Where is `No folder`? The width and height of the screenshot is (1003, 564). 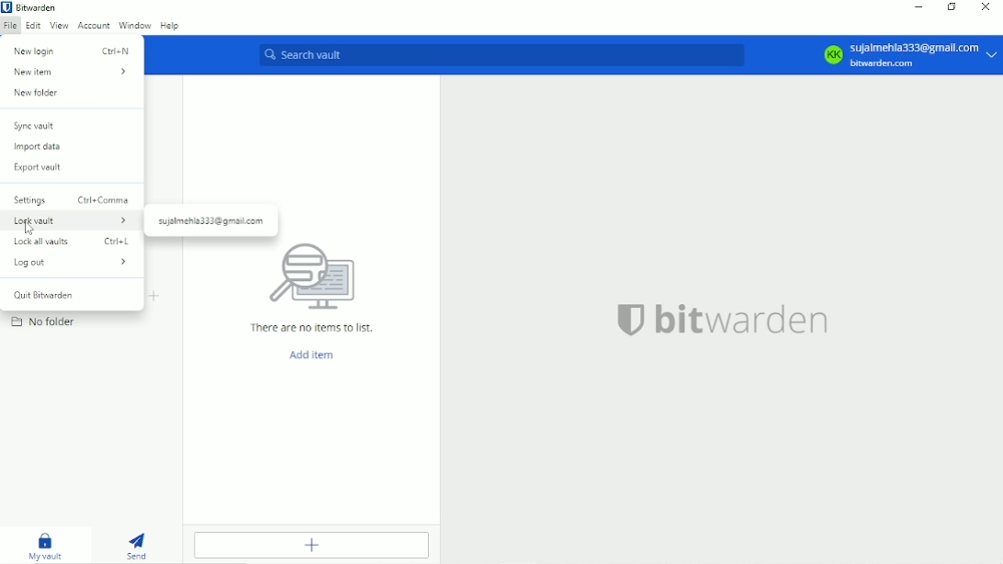
No folder is located at coordinates (45, 321).